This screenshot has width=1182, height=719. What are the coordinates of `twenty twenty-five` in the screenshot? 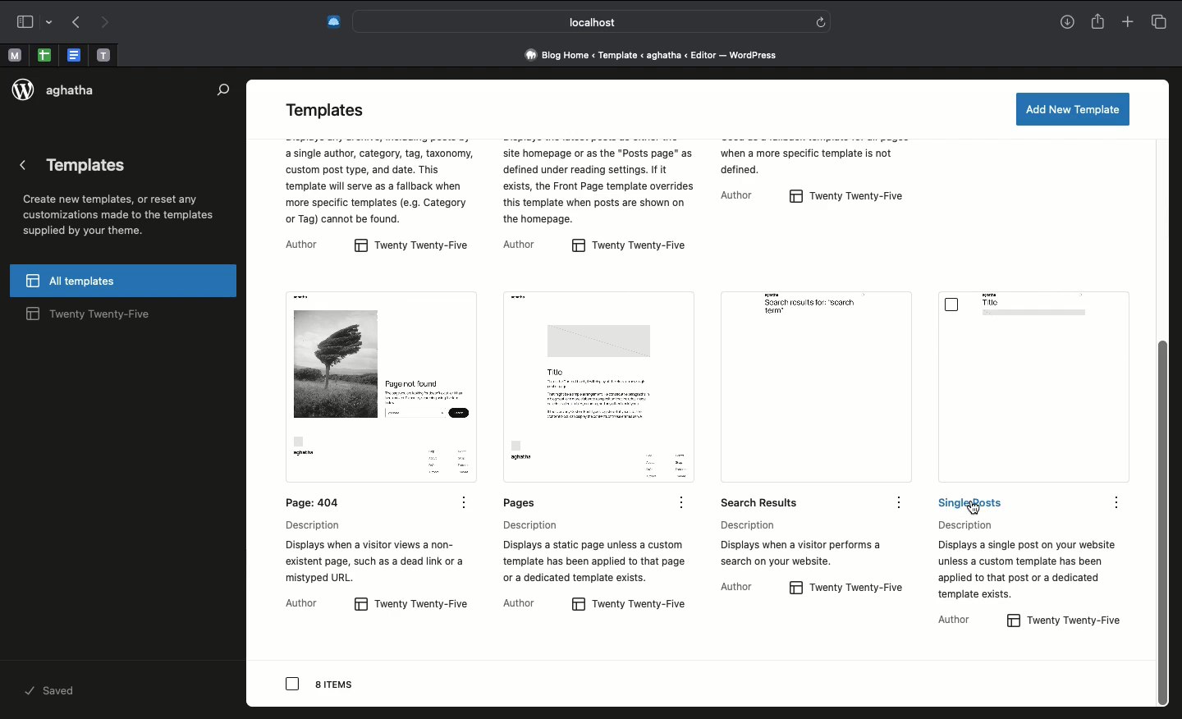 It's located at (860, 196).